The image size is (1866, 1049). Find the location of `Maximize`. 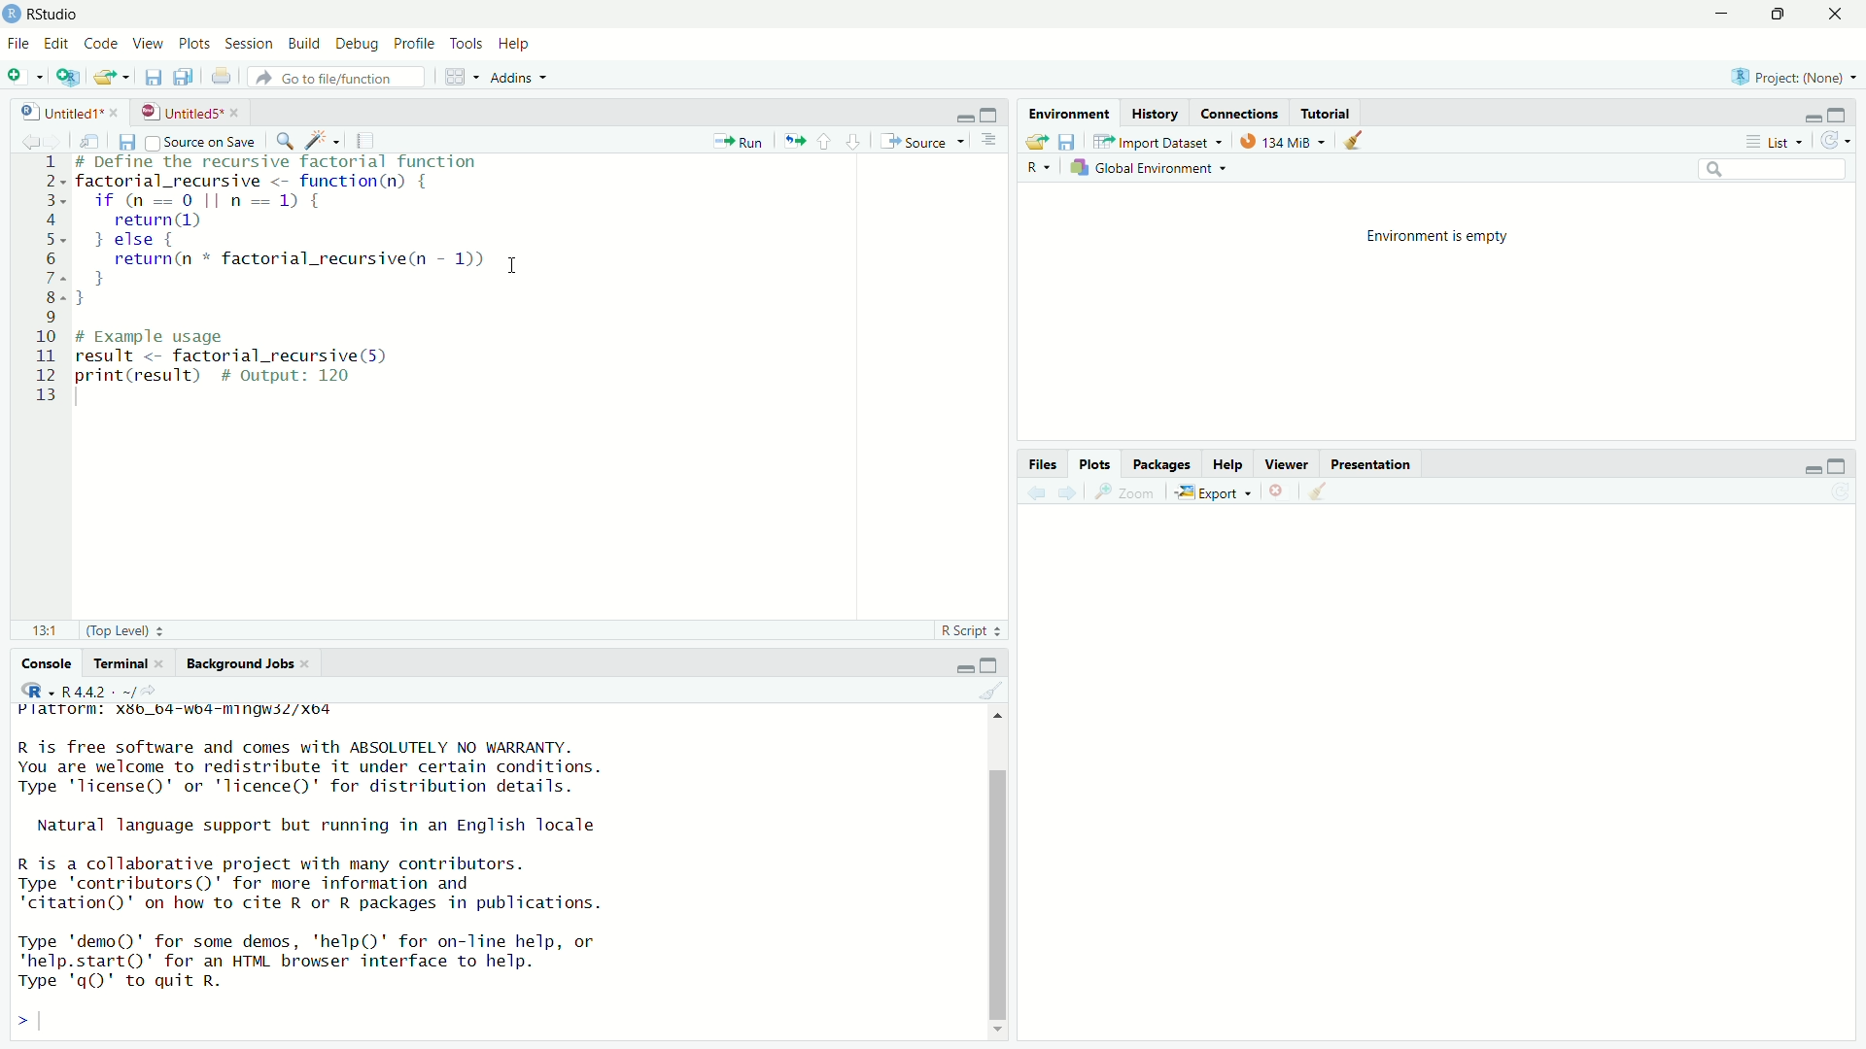

Maximize is located at coordinates (1838, 467).